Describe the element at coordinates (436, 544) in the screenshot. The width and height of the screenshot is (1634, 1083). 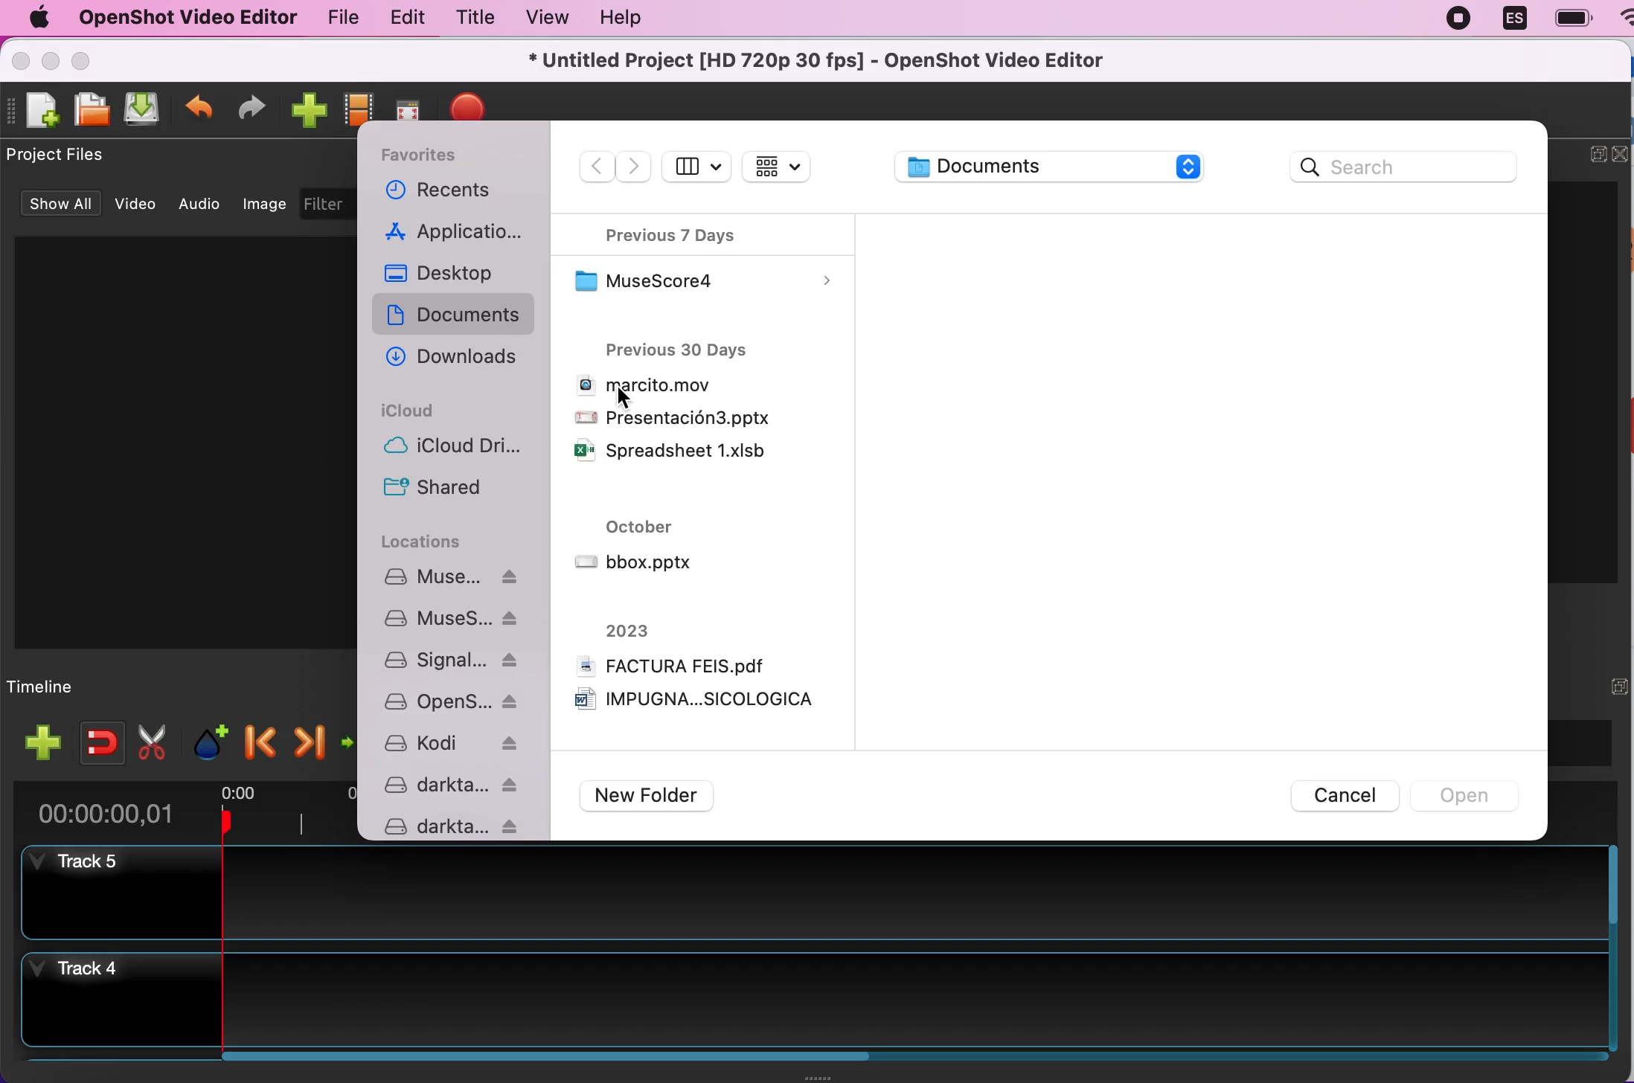
I see `locations` at that location.